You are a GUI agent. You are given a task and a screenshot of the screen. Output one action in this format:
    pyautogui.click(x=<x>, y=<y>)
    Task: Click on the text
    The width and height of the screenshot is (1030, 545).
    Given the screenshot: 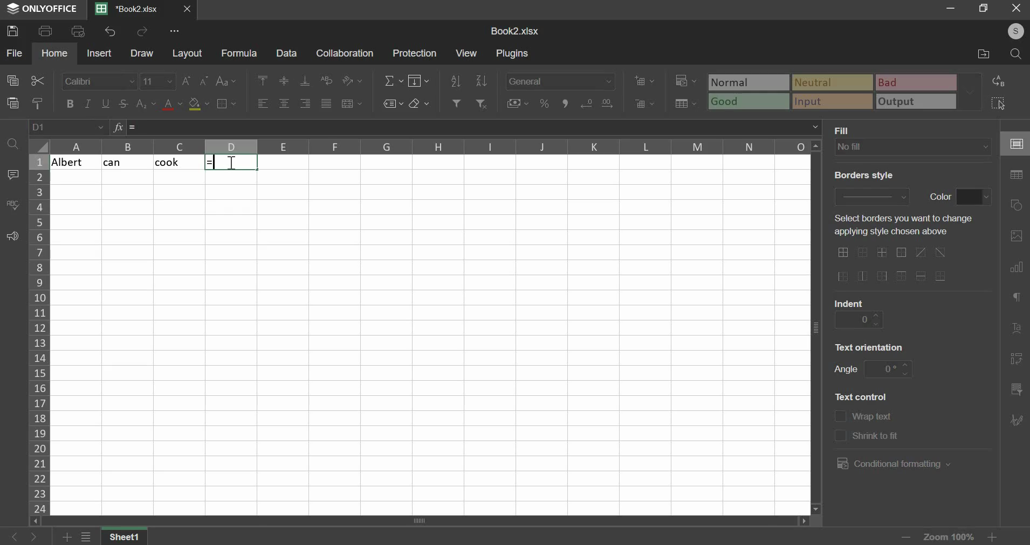 What is the action you would take?
    pyautogui.click(x=846, y=130)
    